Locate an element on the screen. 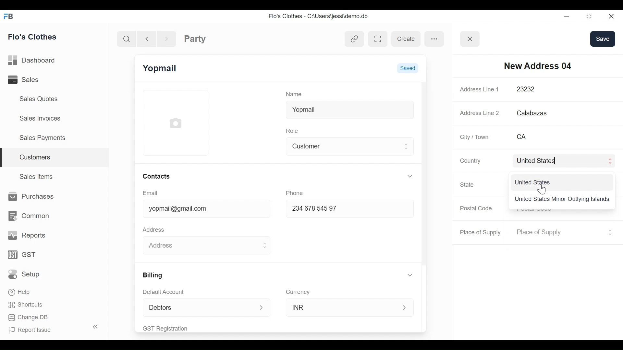 This screenshot has height=350, width=623. INR is located at coordinates (343, 307).